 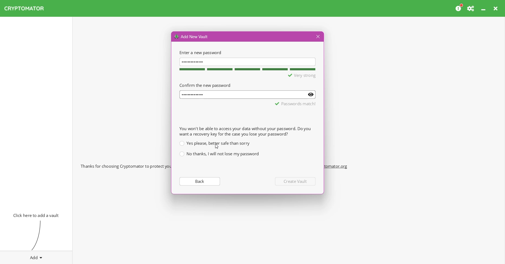 What do you see at coordinates (35, 215) in the screenshot?
I see `Click here to add vault` at bounding box center [35, 215].